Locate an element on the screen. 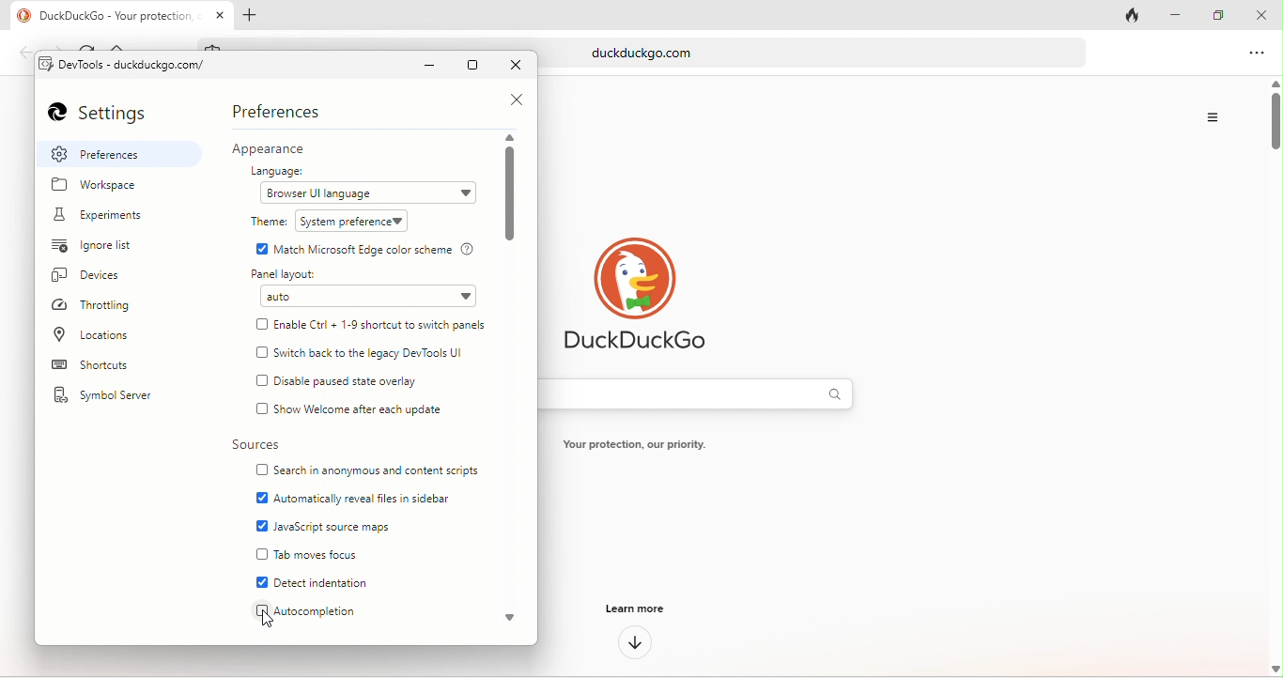 This screenshot has width=1283, height=678. preferences is located at coordinates (122, 154).